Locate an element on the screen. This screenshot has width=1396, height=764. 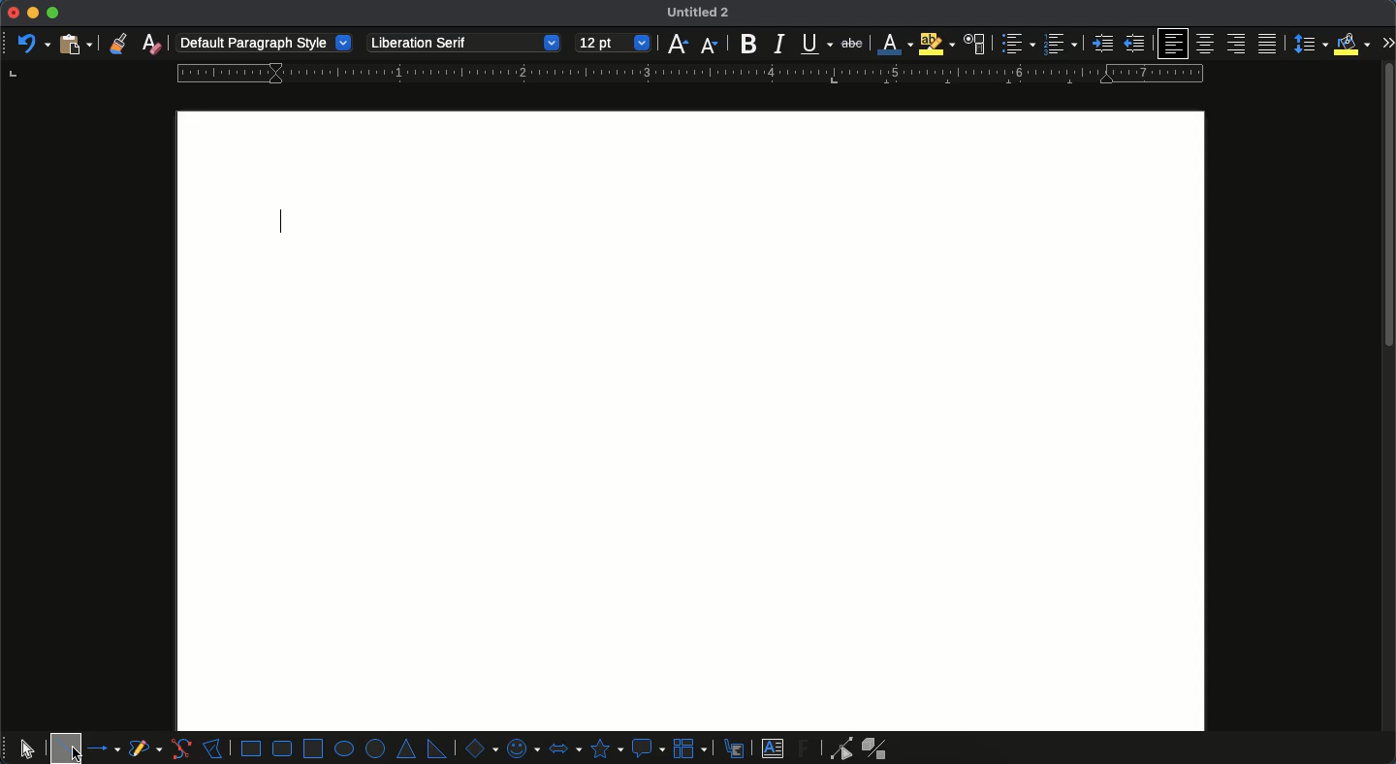
left align is located at coordinates (1173, 43).